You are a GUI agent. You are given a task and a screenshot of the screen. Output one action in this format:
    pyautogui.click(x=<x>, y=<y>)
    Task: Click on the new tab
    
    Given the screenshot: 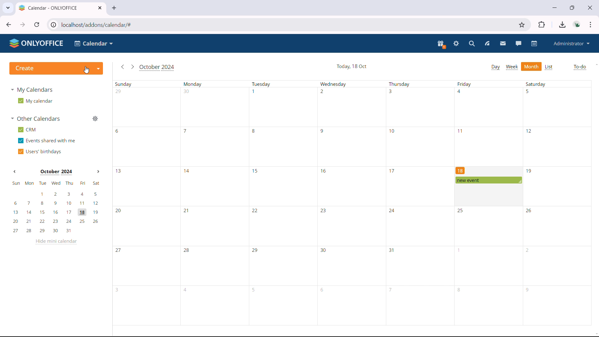 What is the action you would take?
    pyautogui.click(x=114, y=8)
    